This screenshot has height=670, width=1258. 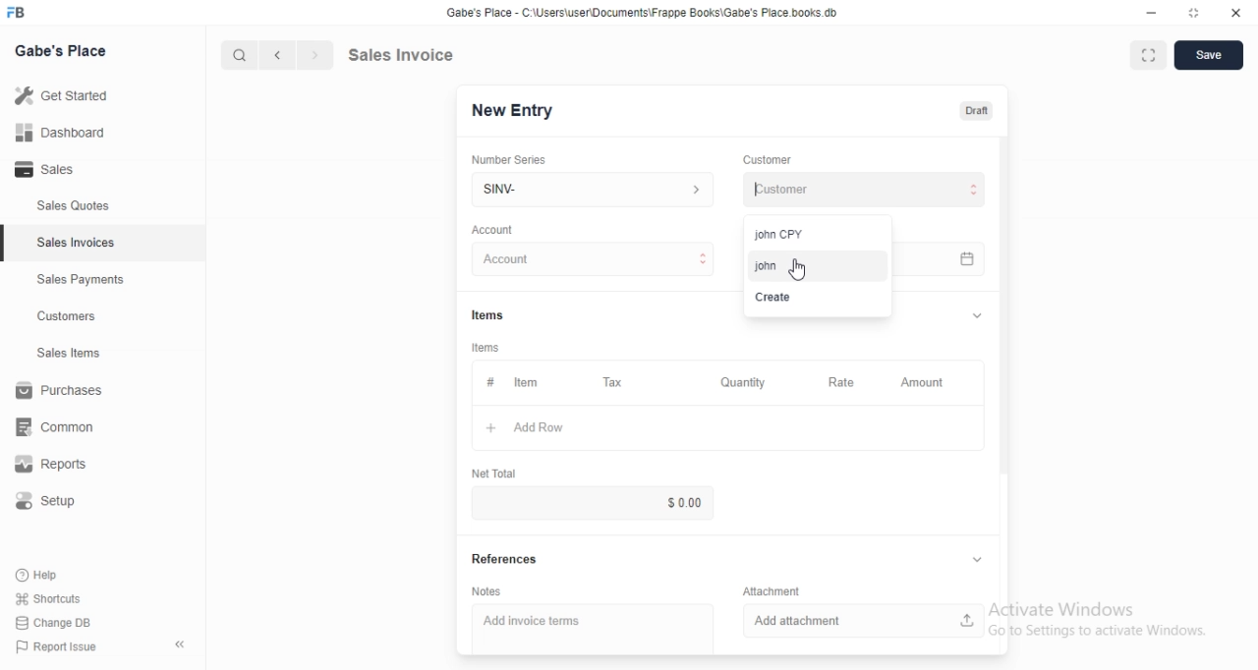 I want to click on , so click(x=489, y=382).